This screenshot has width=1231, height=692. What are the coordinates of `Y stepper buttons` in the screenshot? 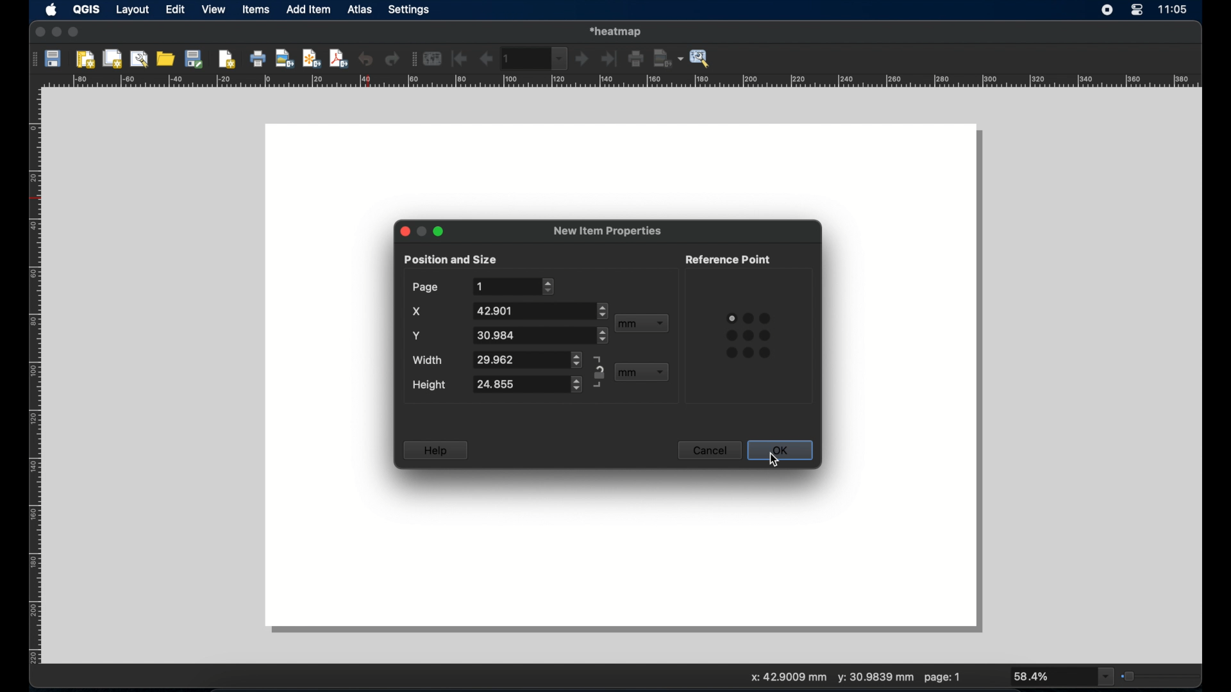 It's located at (540, 335).